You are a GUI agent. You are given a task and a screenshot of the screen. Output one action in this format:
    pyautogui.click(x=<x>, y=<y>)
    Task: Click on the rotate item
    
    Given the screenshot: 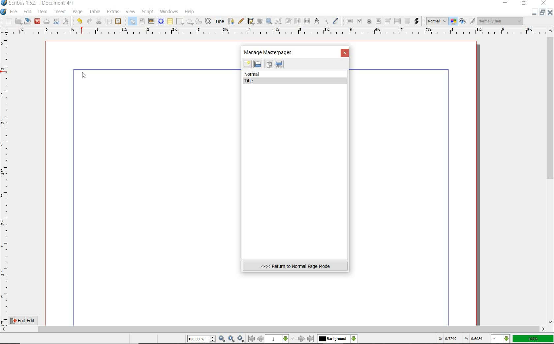 What is the action you would take?
    pyautogui.click(x=259, y=22)
    